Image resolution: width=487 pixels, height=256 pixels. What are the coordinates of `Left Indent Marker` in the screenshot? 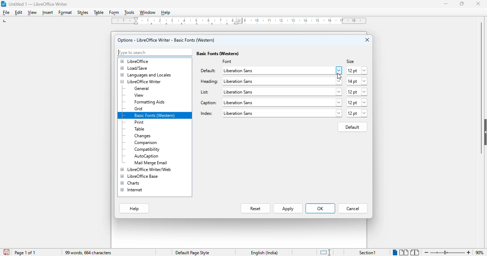 It's located at (240, 21).